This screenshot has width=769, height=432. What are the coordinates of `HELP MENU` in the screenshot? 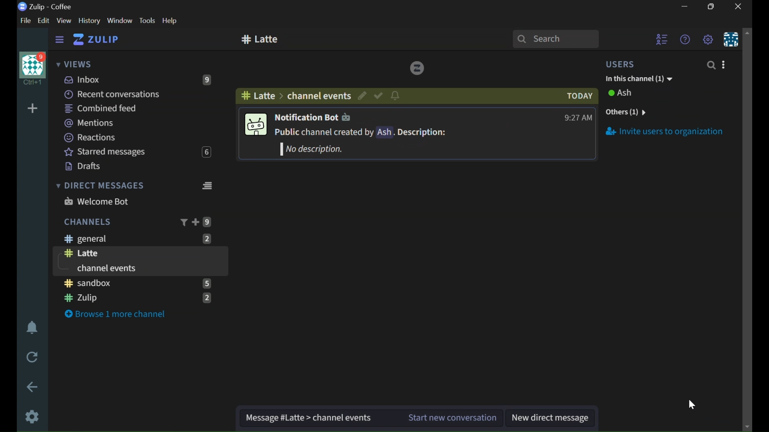 It's located at (684, 39).